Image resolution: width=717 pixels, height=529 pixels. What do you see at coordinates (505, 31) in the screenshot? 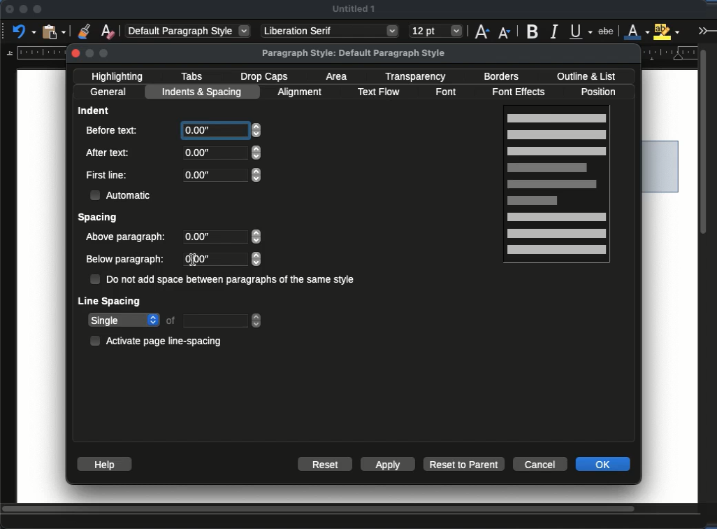
I see `decrease size` at bounding box center [505, 31].